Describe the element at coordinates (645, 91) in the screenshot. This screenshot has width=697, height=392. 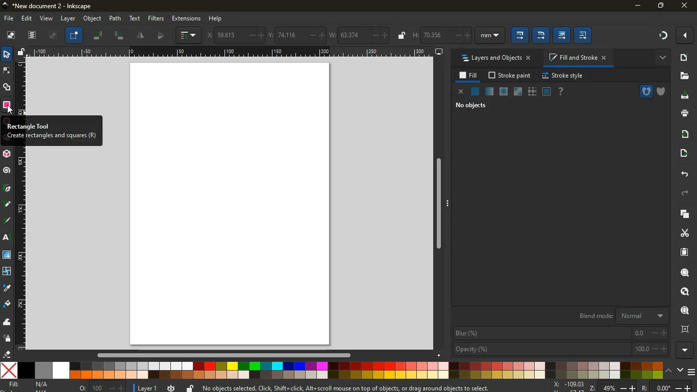
I see `hole` at that location.